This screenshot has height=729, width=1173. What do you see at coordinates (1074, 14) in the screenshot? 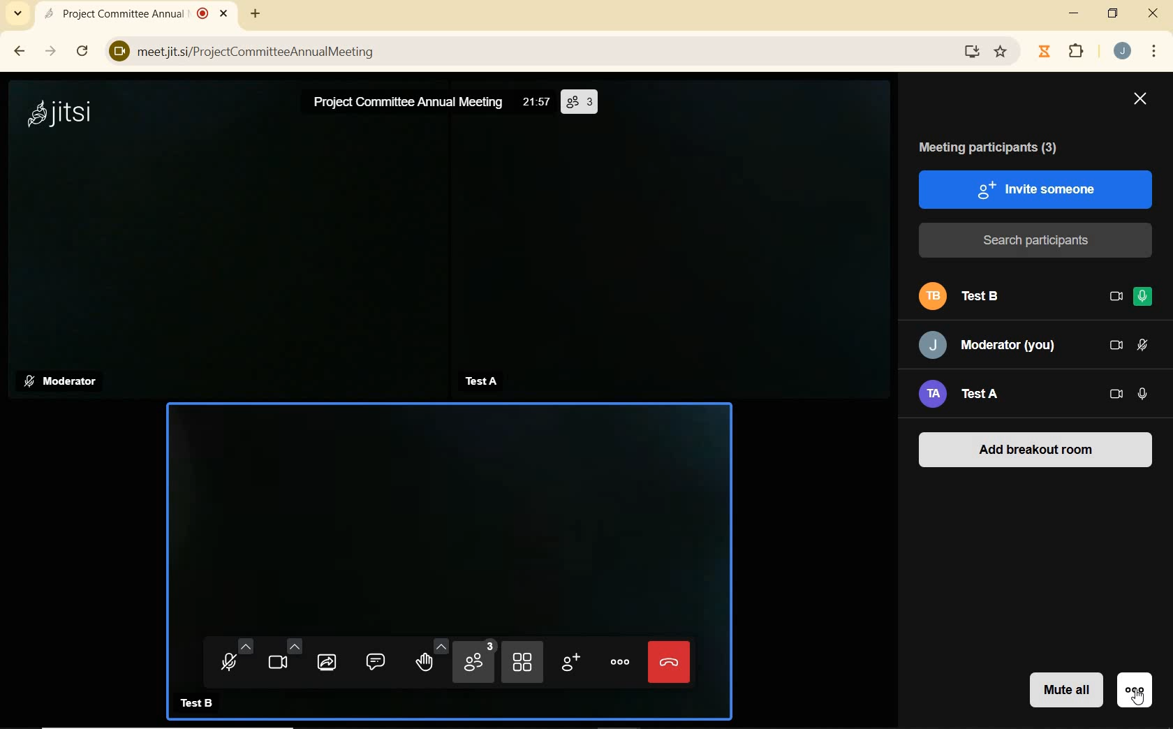
I see `MINIMIZE` at bounding box center [1074, 14].